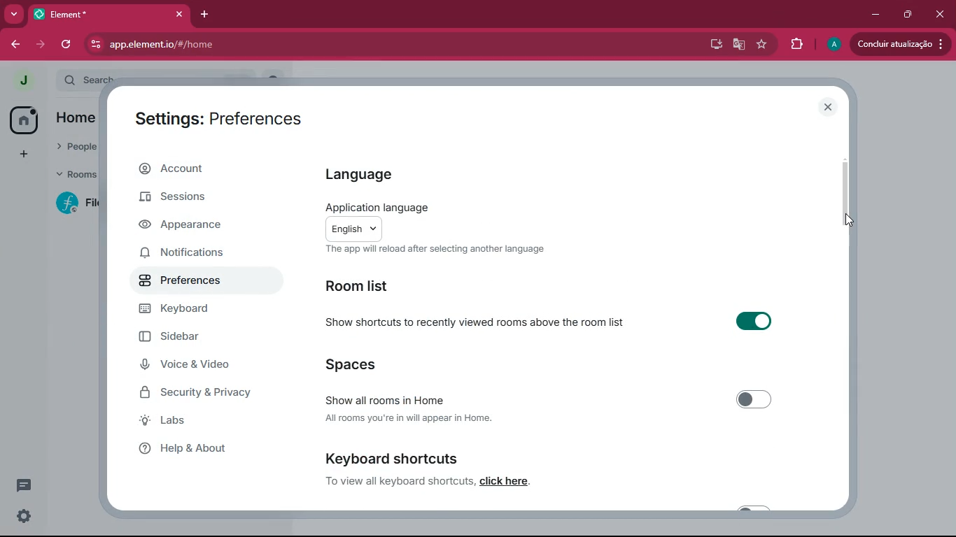  I want to click on preferences, so click(188, 282).